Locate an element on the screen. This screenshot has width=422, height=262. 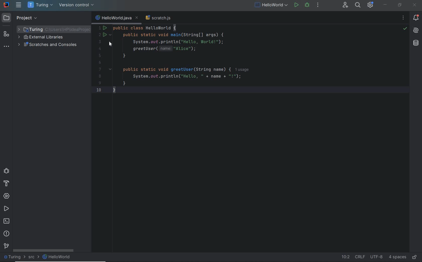
system name is located at coordinates (6, 5).